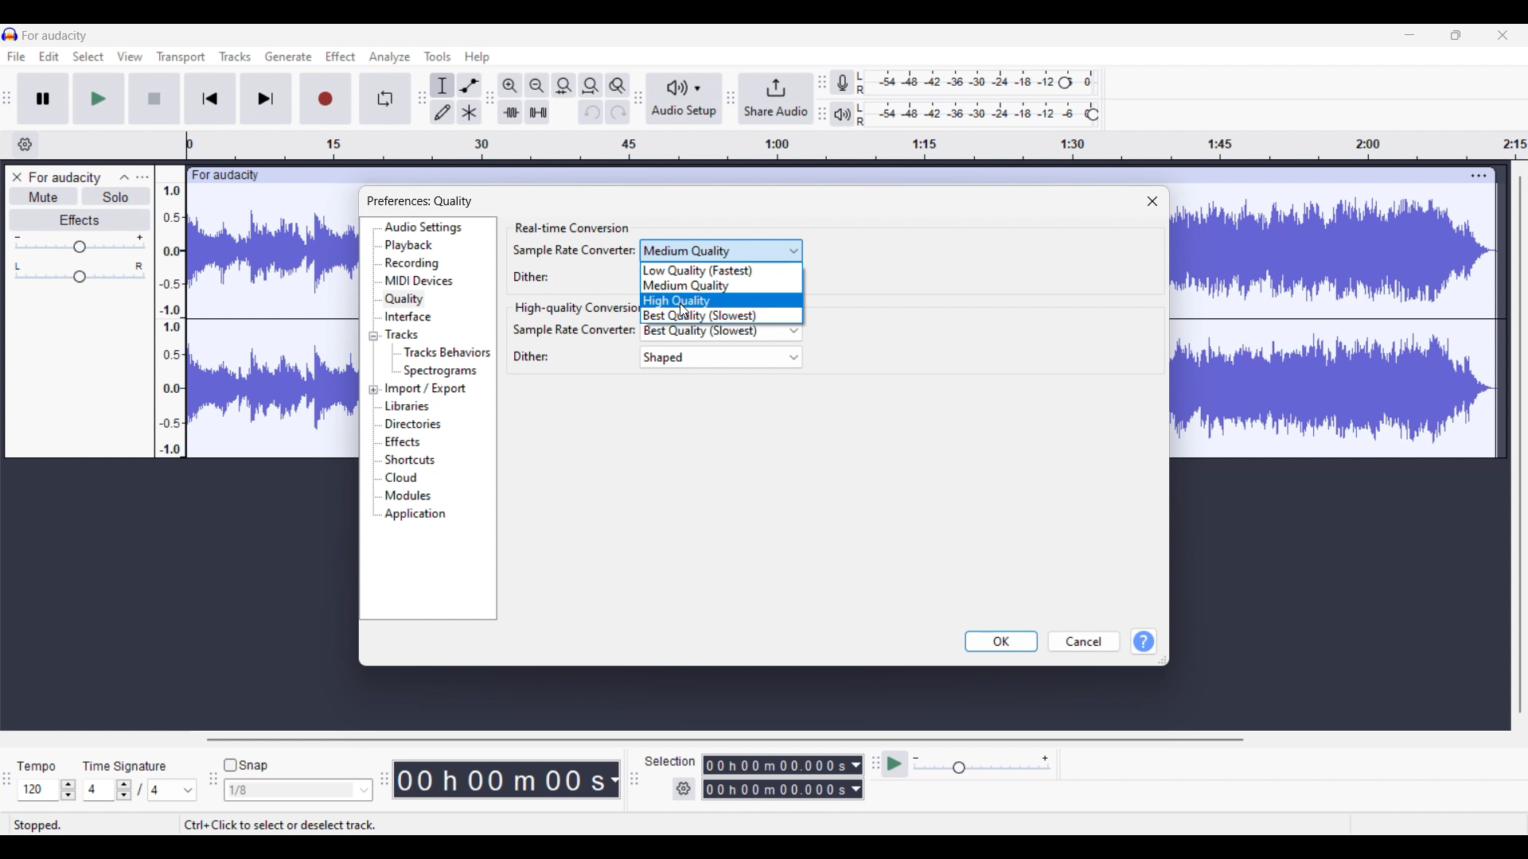 This screenshot has height=859, width=1528. Describe the element at coordinates (1085, 641) in the screenshot. I see `Cancel` at that location.